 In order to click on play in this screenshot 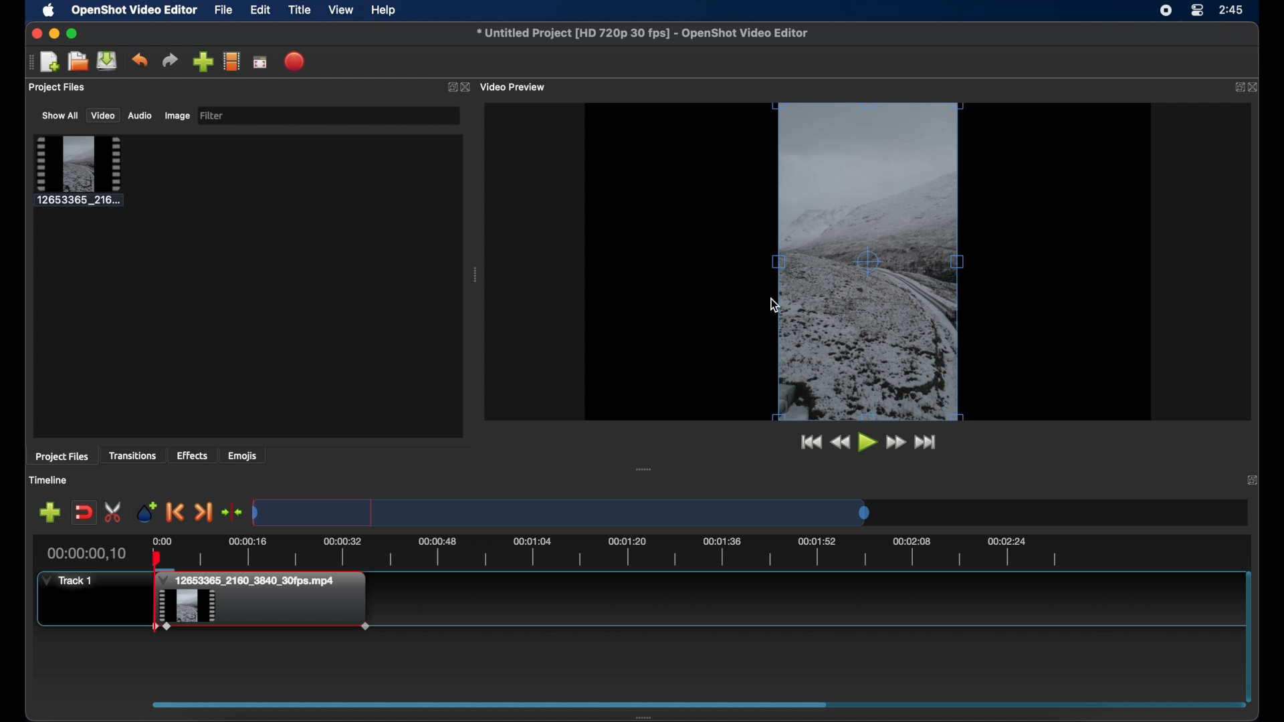, I will do `click(867, 443)`.